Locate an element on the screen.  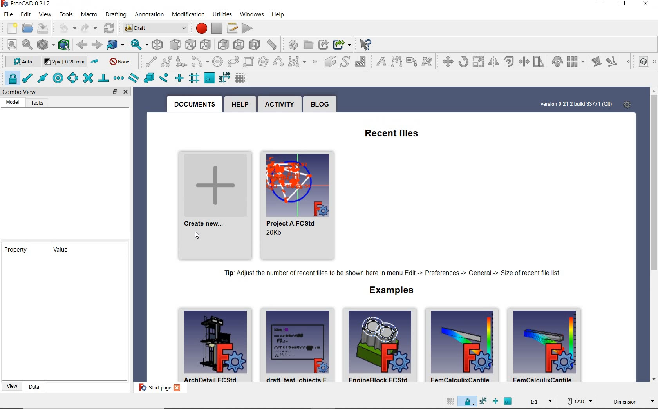
polyline is located at coordinates (166, 62).